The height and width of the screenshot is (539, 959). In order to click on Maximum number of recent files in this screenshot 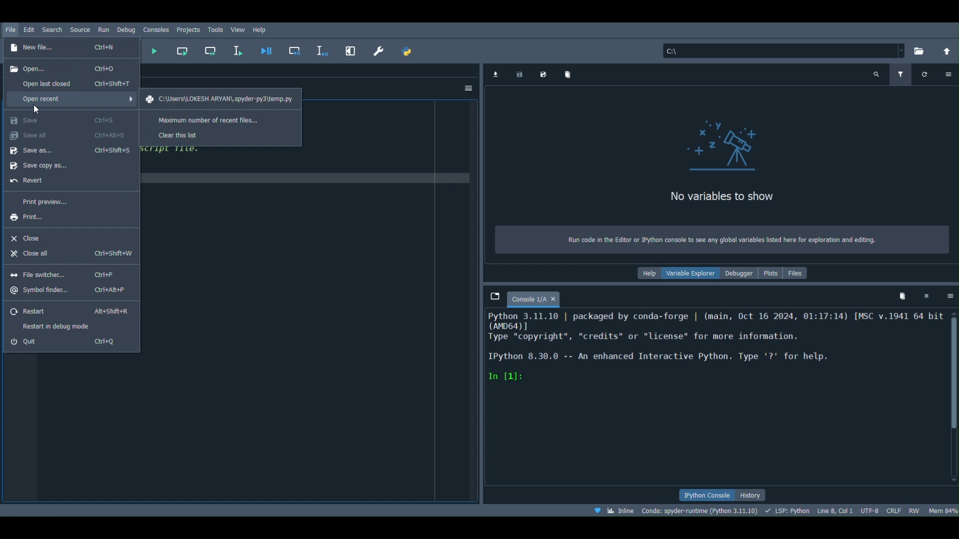, I will do `click(211, 119)`.